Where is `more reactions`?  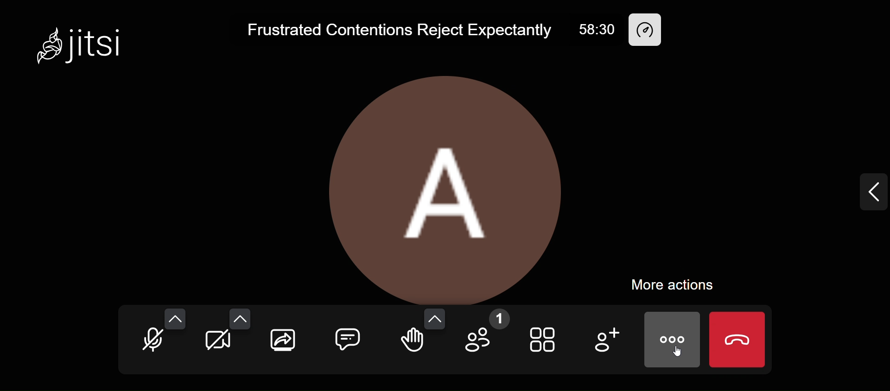
more reactions is located at coordinates (434, 319).